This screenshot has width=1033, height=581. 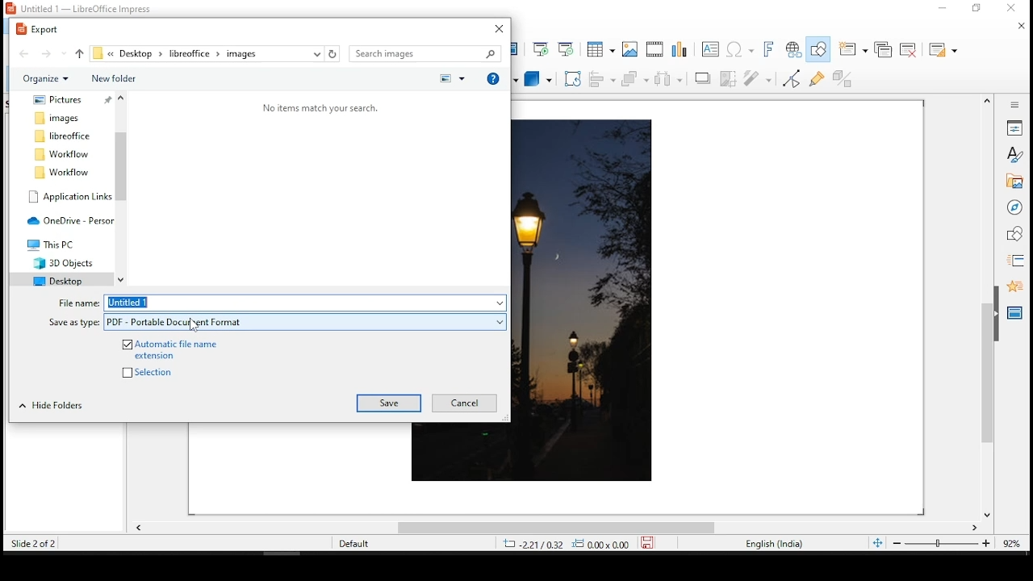 I want to click on selection, so click(x=157, y=371).